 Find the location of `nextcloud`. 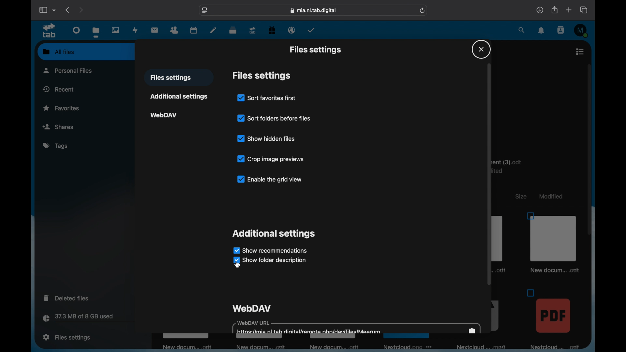

nextcloud is located at coordinates (406, 348).